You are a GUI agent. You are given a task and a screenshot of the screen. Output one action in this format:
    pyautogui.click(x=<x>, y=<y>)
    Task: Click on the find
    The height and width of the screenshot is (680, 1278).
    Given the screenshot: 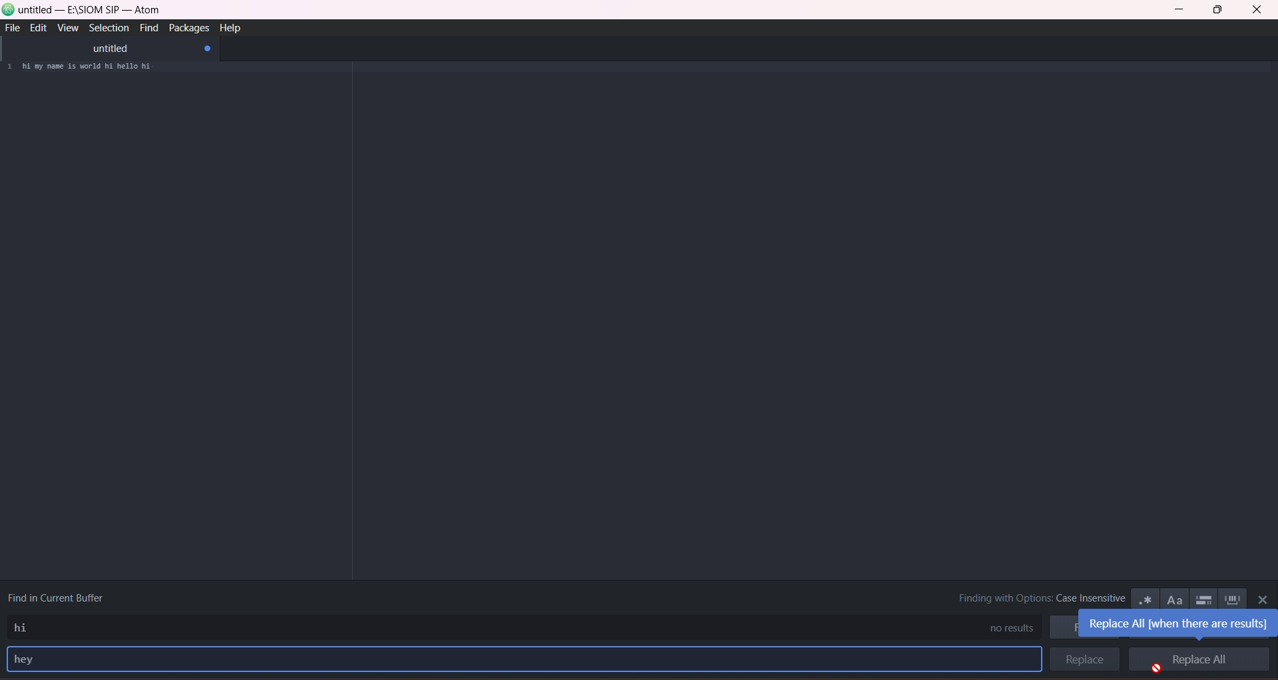 What is the action you would take?
    pyautogui.click(x=146, y=29)
    